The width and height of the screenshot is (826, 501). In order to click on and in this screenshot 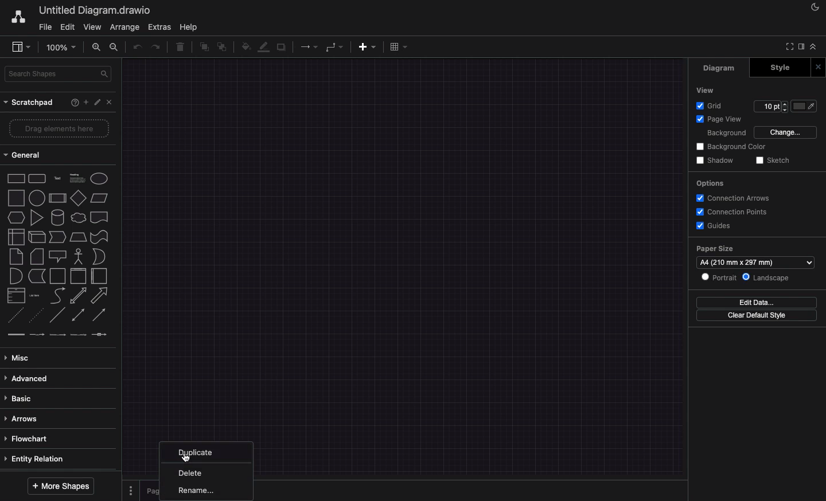, I will do `click(16, 276)`.